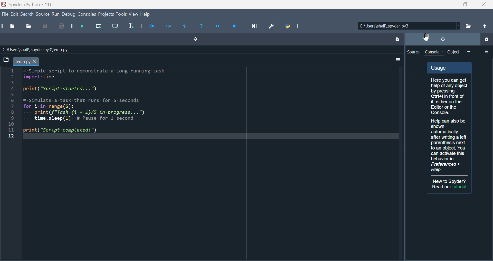  What do you see at coordinates (255, 25) in the screenshot?
I see `Maximise current window` at bounding box center [255, 25].